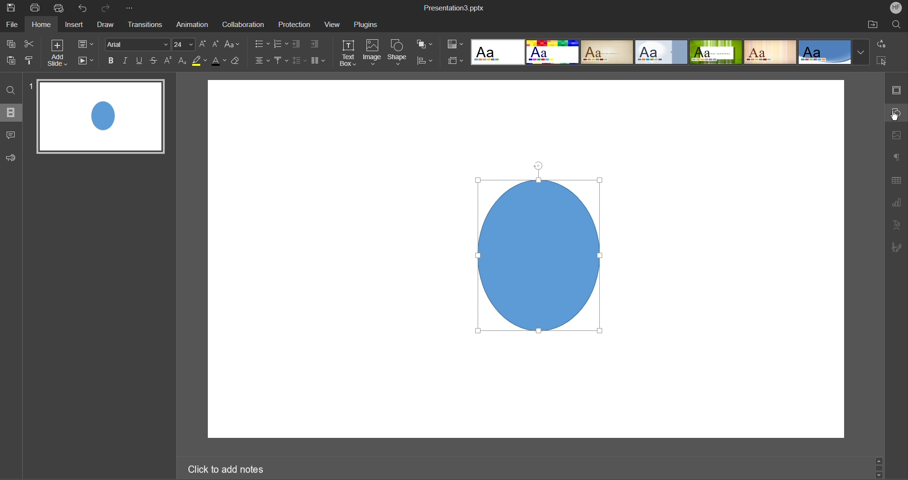 This screenshot has height=480, width=908. Describe the element at coordinates (107, 26) in the screenshot. I see `Draw` at that location.